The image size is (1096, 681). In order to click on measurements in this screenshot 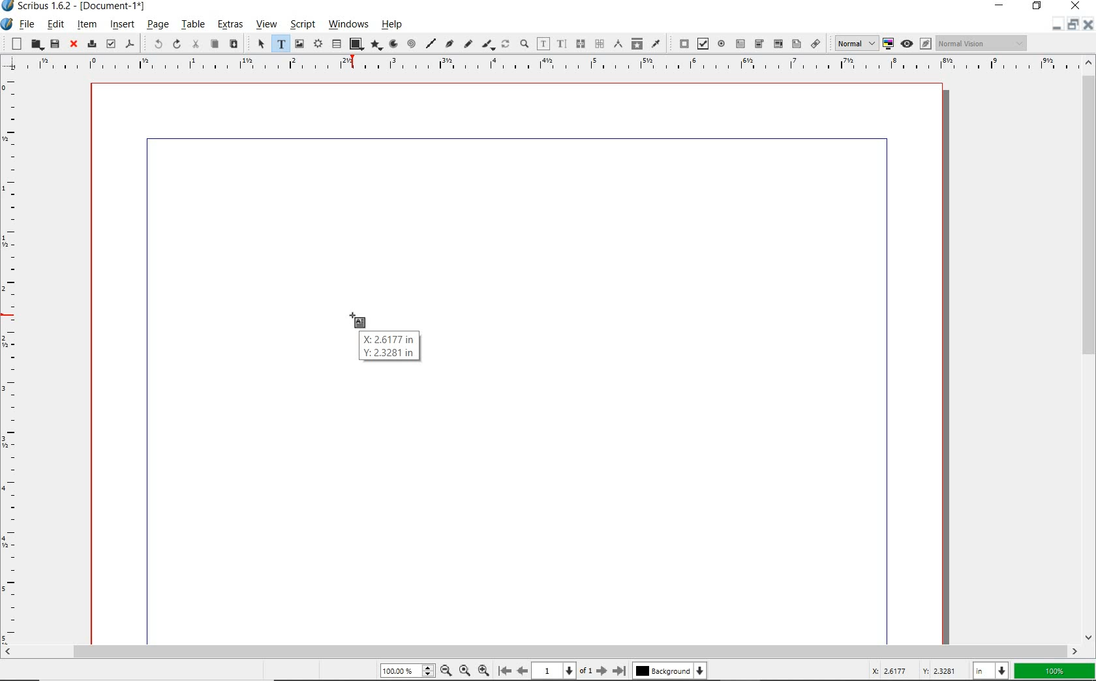, I will do `click(616, 43)`.